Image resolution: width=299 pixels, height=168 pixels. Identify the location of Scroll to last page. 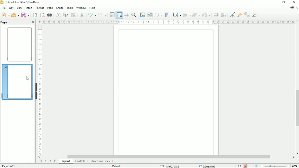
(55, 161).